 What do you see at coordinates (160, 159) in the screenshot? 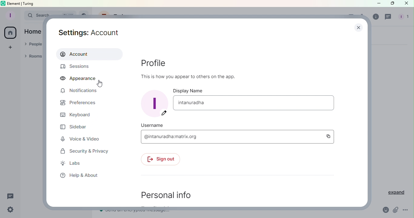
I see `Sign out` at bounding box center [160, 159].